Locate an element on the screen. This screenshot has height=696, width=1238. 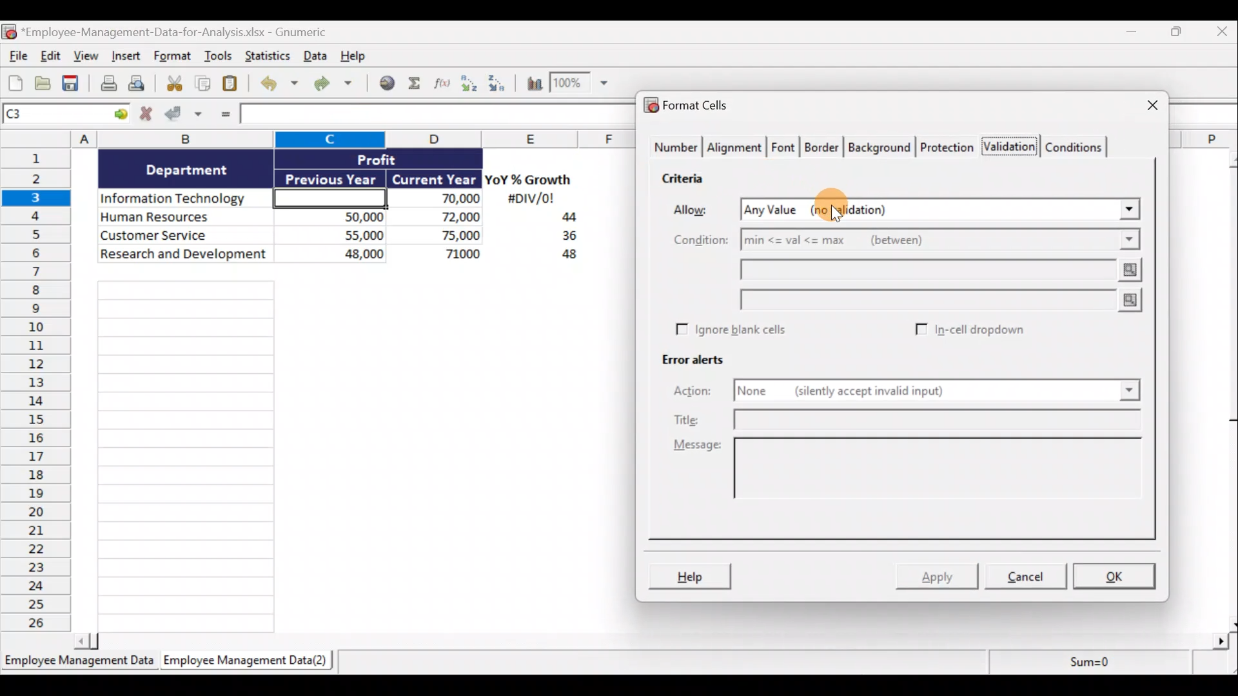
Current Year is located at coordinates (433, 180).